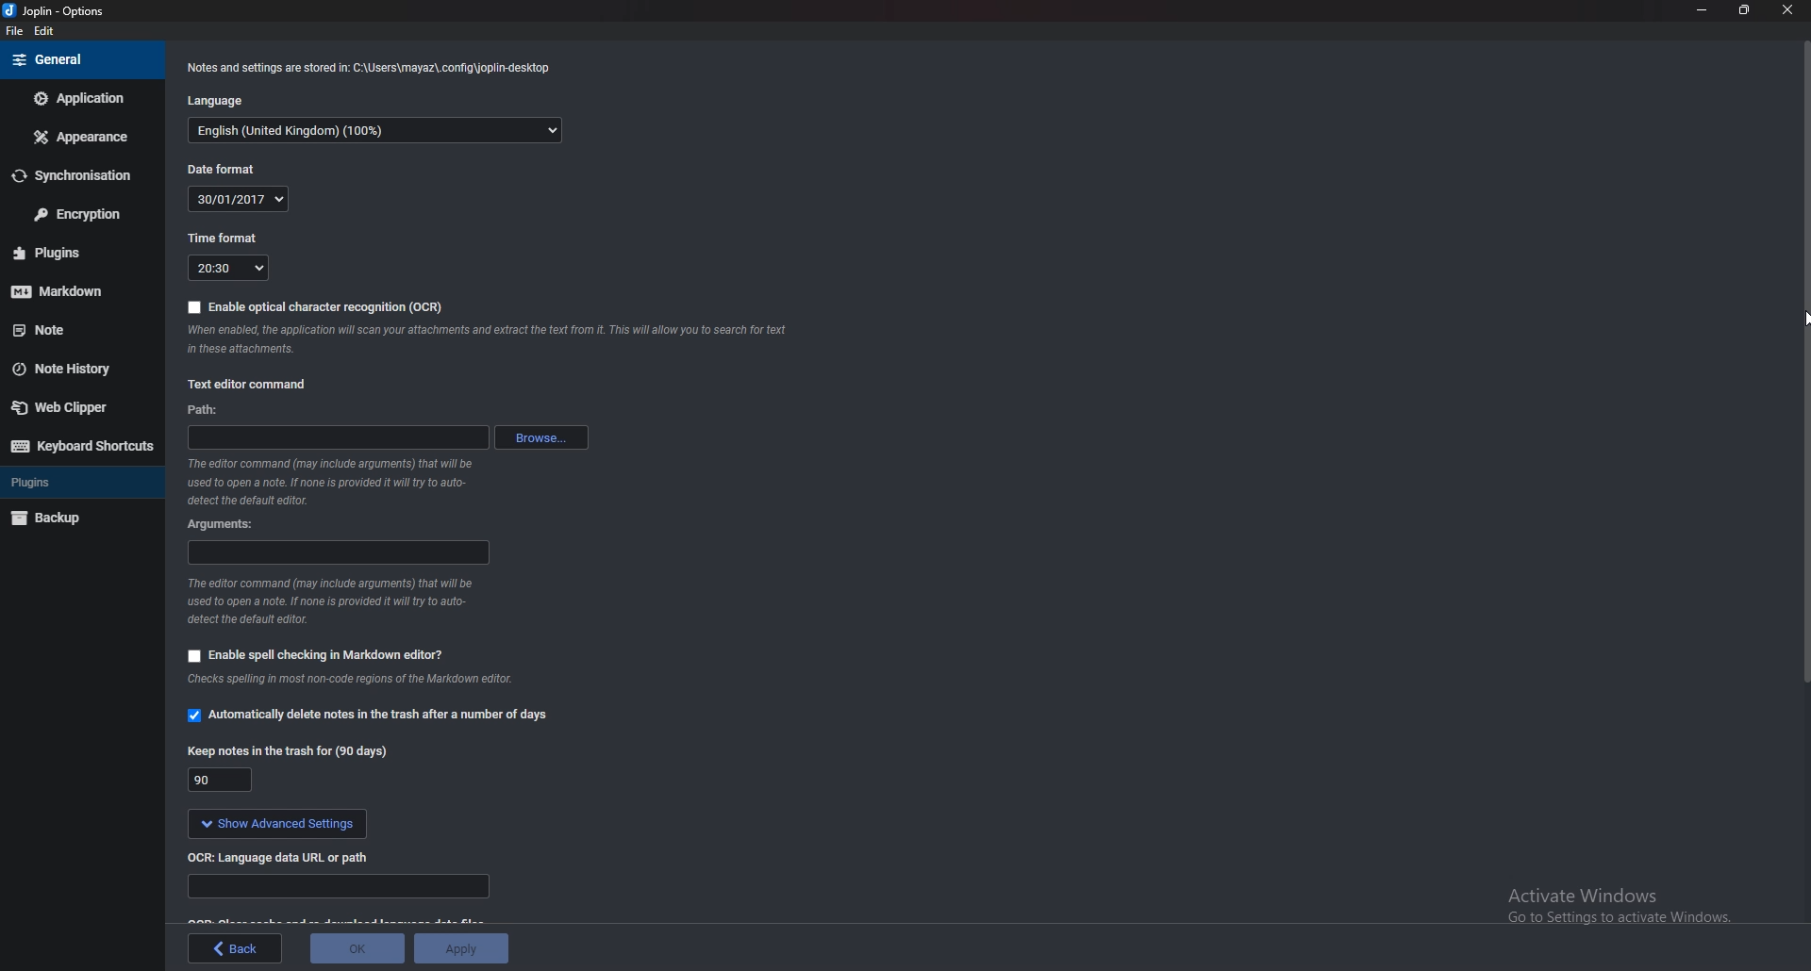 This screenshot has width=1811, height=971. What do you see at coordinates (80, 59) in the screenshot?
I see `general` at bounding box center [80, 59].